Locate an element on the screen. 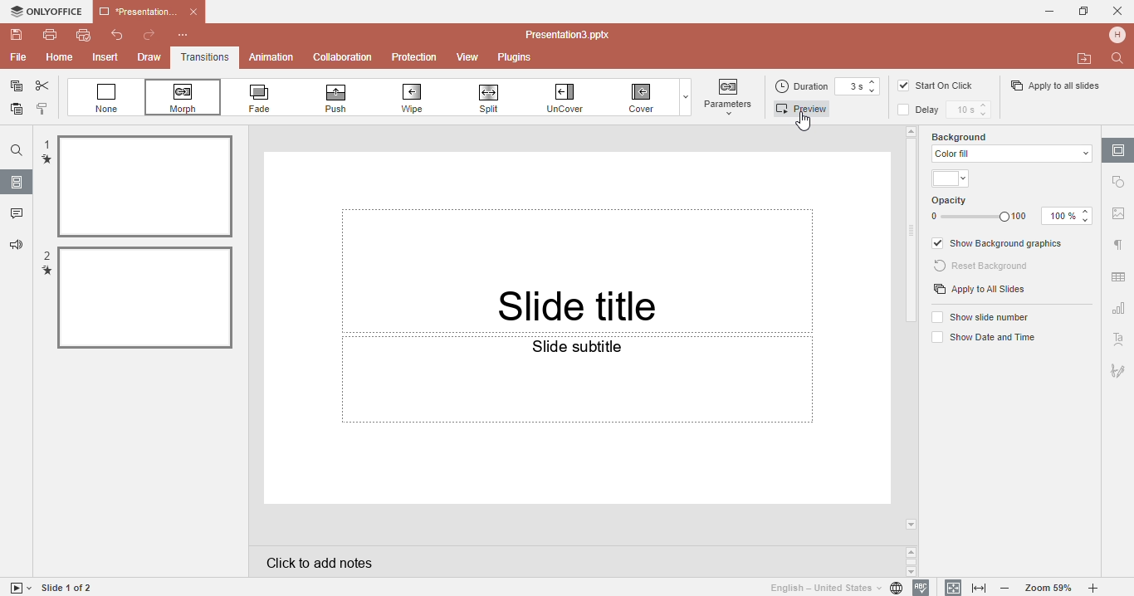 Image resolution: width=1134 pixels, height=596 pixels. View is located at coordinates (470, 58).